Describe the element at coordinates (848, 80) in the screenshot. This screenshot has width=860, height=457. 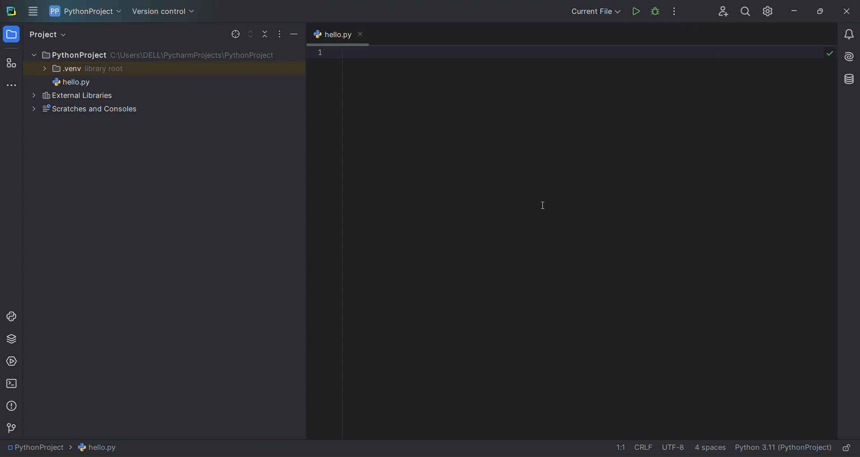
I see `database` at that location.